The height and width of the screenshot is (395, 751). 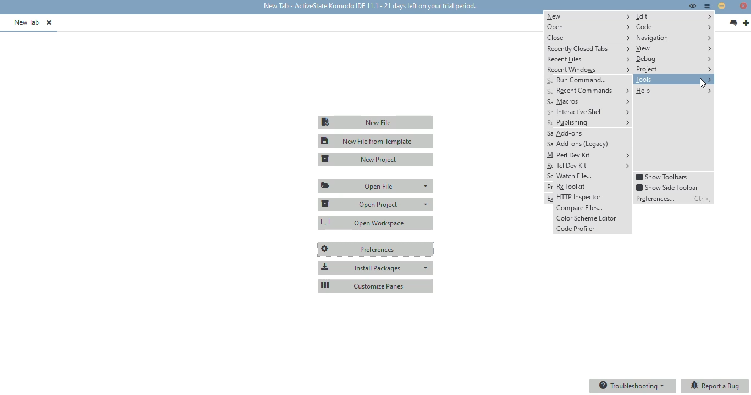 I want to click on Color scheme editor, so click(x=592, y=219).